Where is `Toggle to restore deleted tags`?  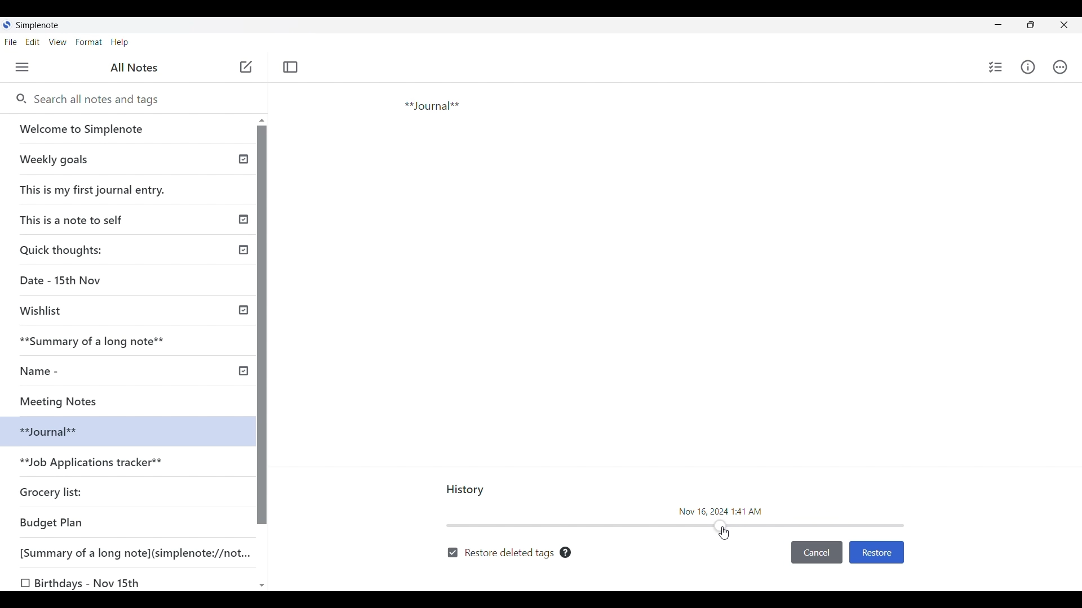
Toggle to restore deleted tags is located at coordinates (500, 553).